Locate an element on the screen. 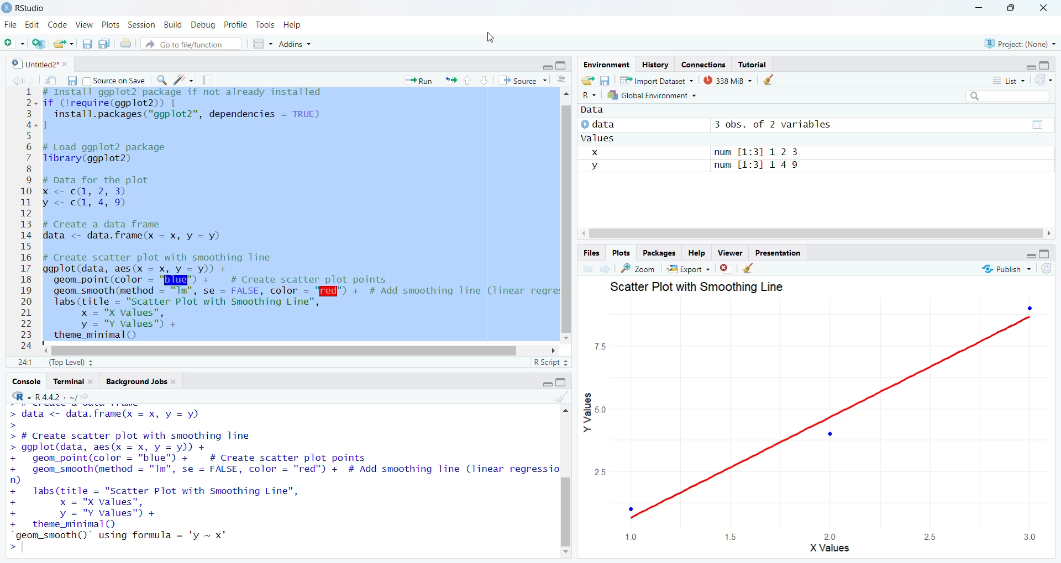 Image resolution: width=1061 pixels, height=563 pixels. go back to the next source location is located at coordinates (35, 81).